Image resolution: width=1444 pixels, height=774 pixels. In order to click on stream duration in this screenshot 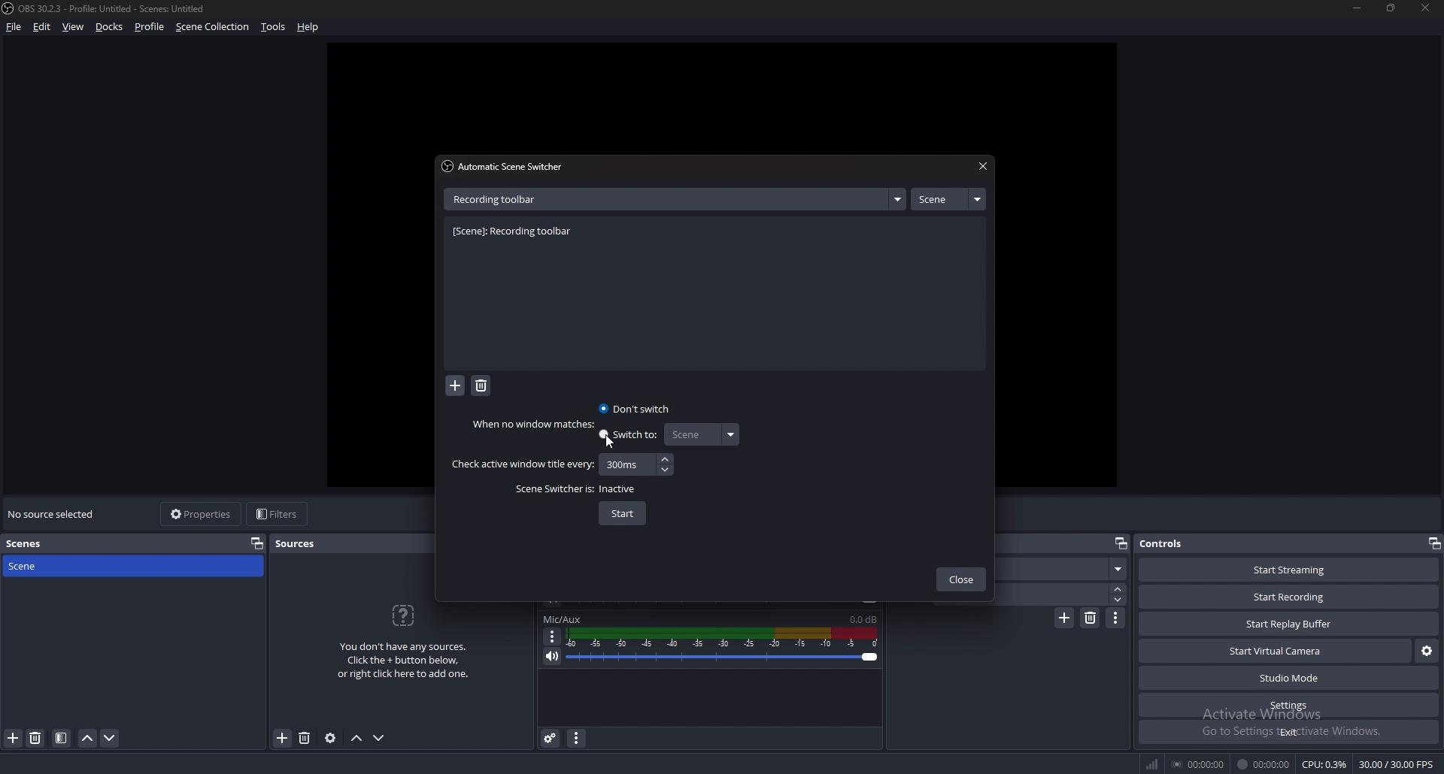, I will do `click(1200, 763)`.